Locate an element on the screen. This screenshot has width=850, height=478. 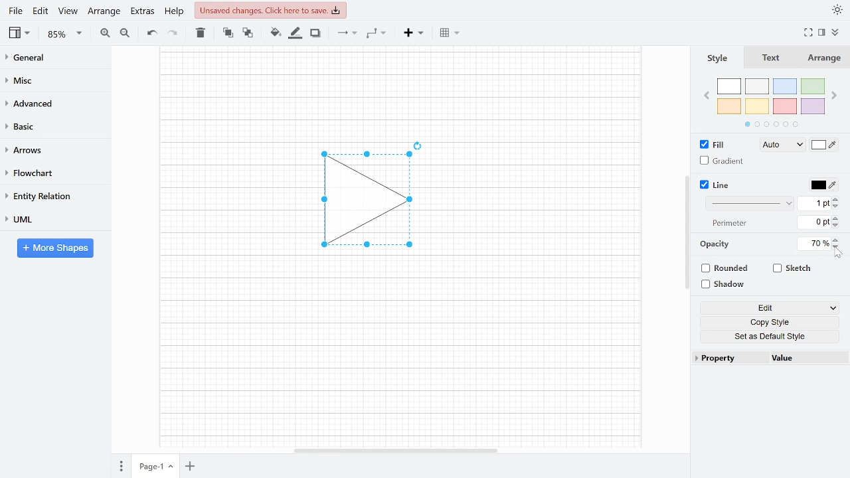
basic is located at coordinates (50, 125).